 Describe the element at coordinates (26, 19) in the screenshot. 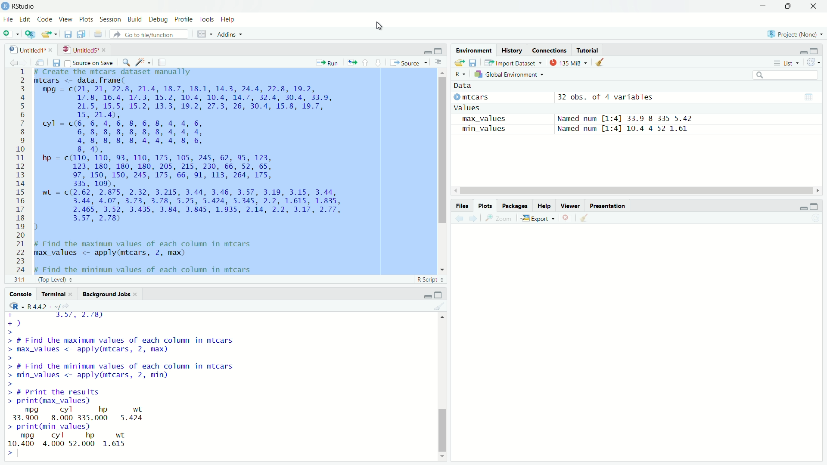

I see `Edit` at that location.